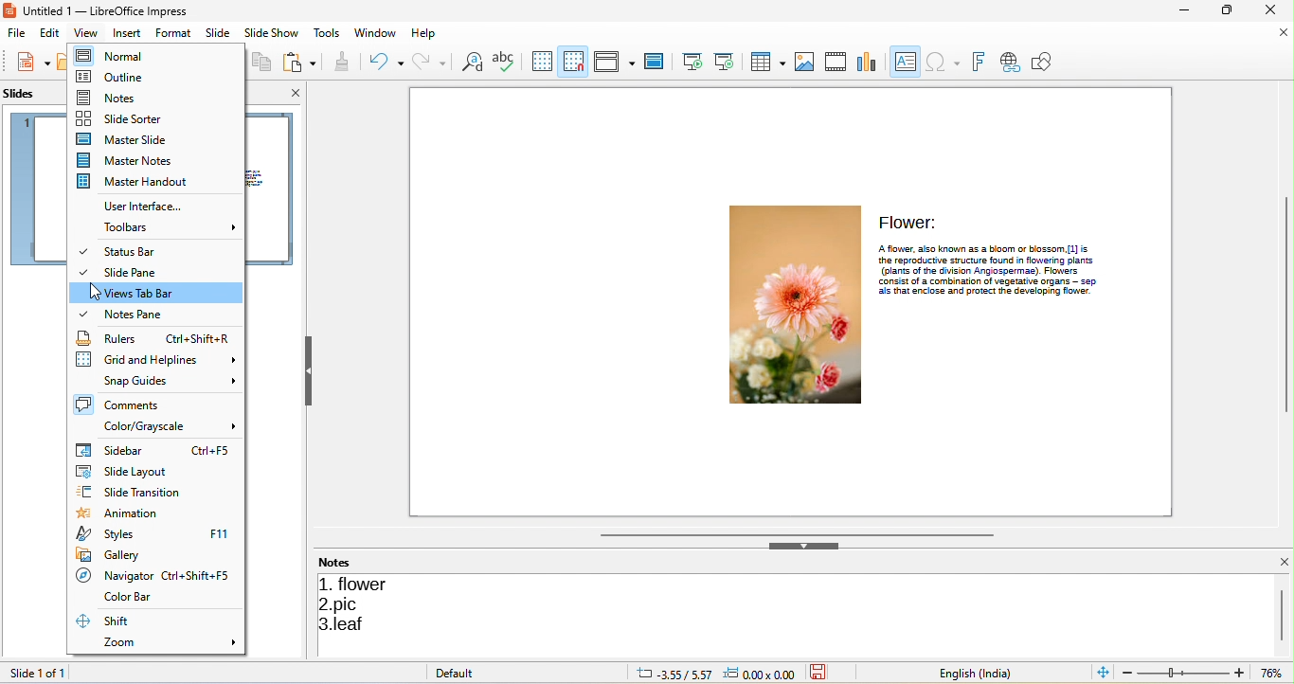  What do you see at coordinates (615, 60) in the screenshot?
I see `display view` at bounding box center [615, 60].